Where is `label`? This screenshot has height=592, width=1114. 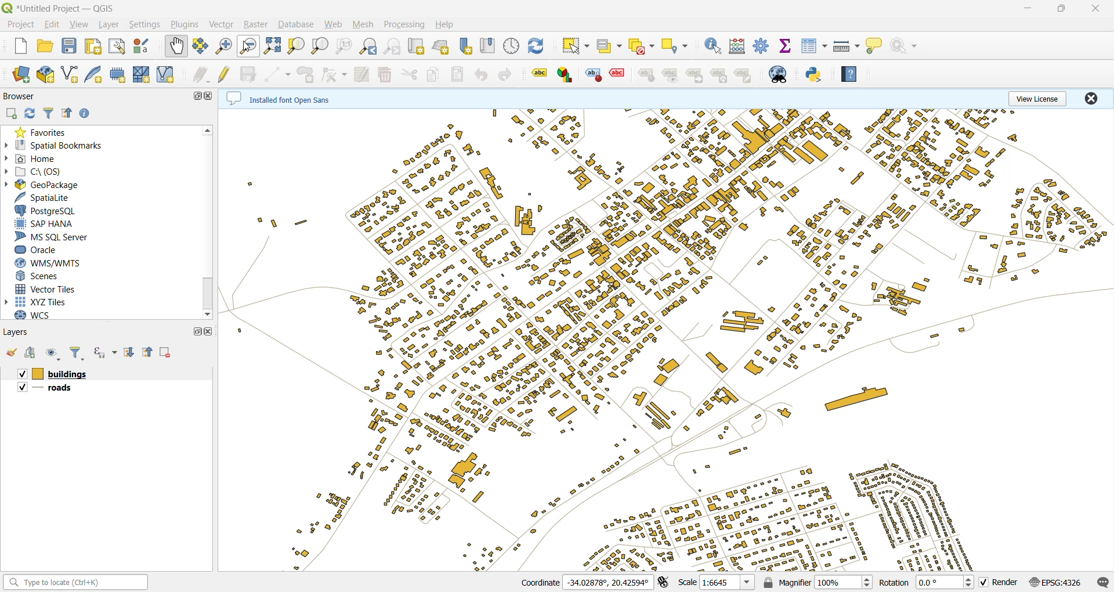 label is located at coordinates (646, 76).